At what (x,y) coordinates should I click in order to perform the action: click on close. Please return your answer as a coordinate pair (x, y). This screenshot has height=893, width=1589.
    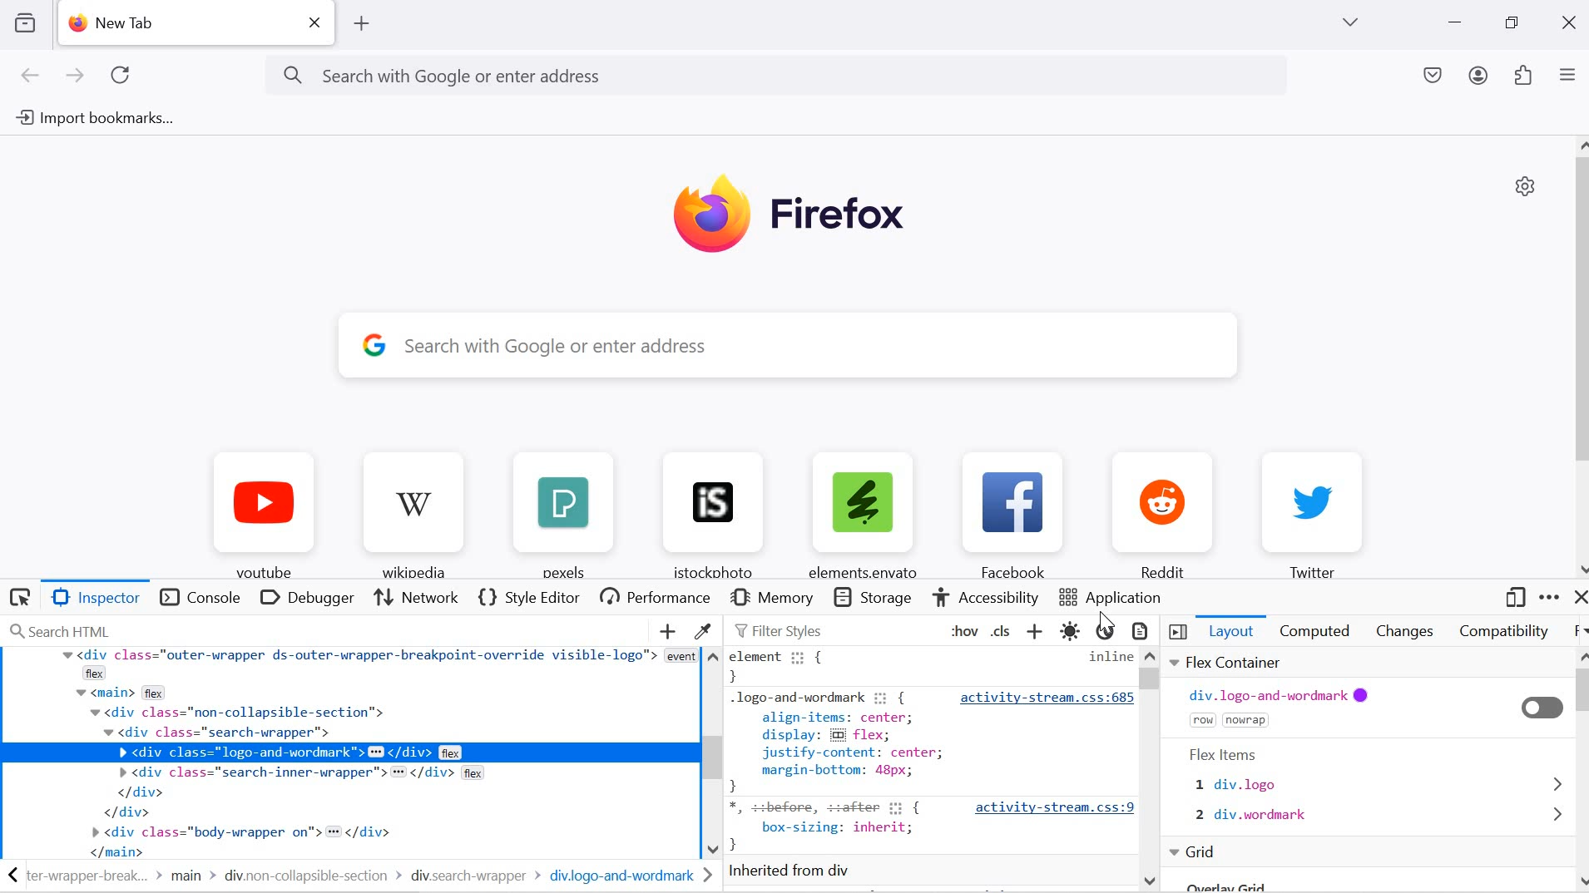
    Looking at the image, I should click on (1567, 23).